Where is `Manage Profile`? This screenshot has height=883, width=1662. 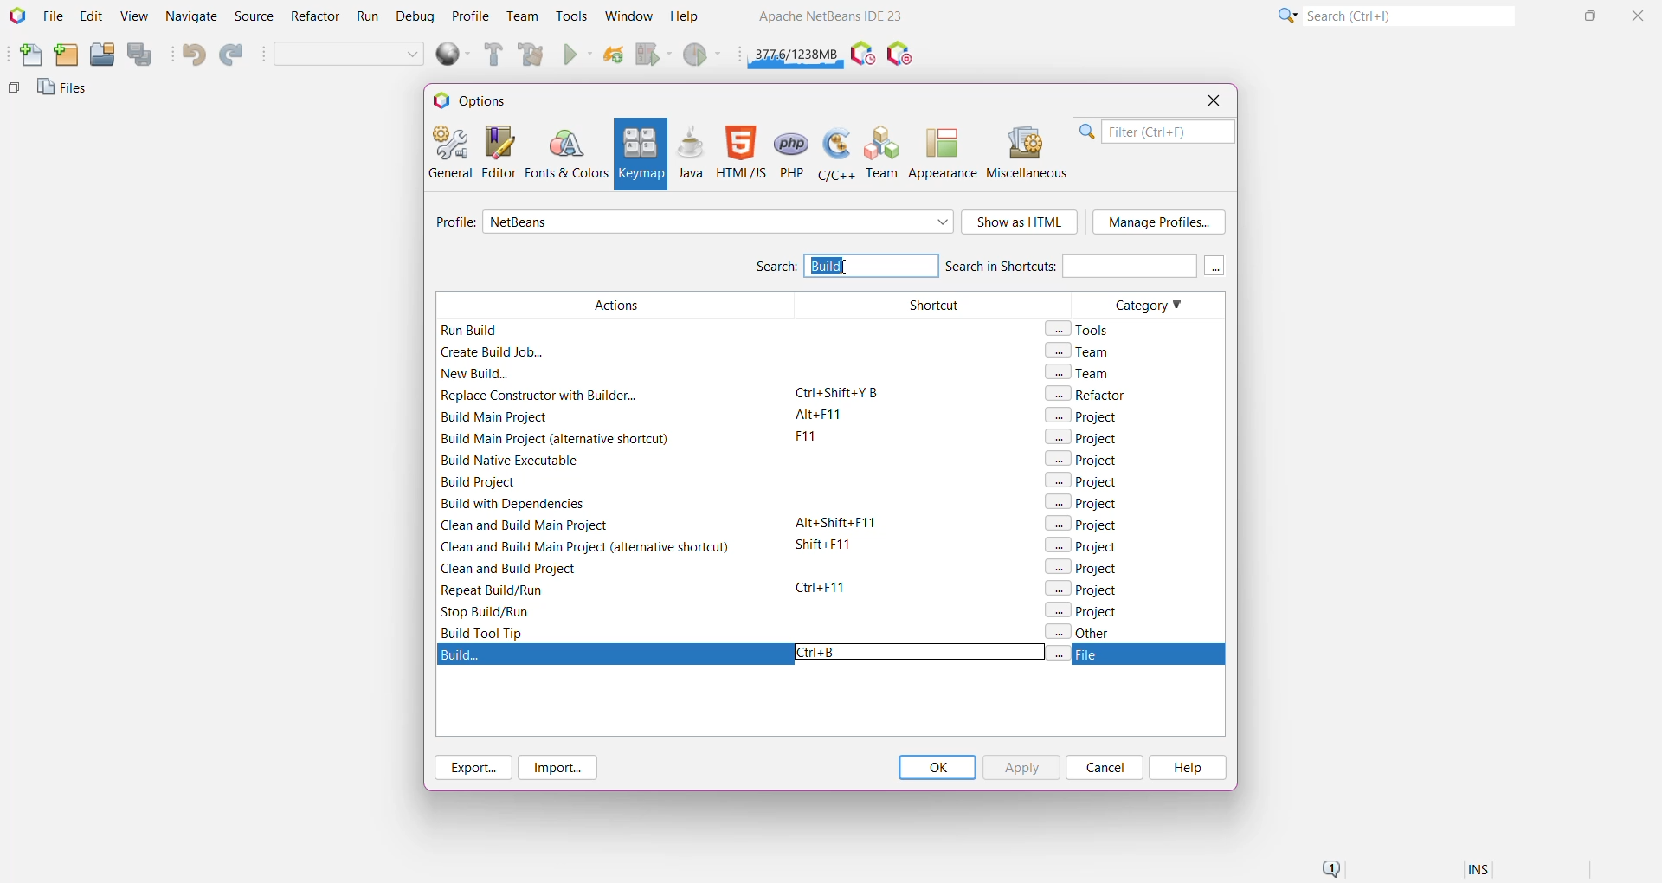
Manage Profile is located at coordinates (1159, 222).